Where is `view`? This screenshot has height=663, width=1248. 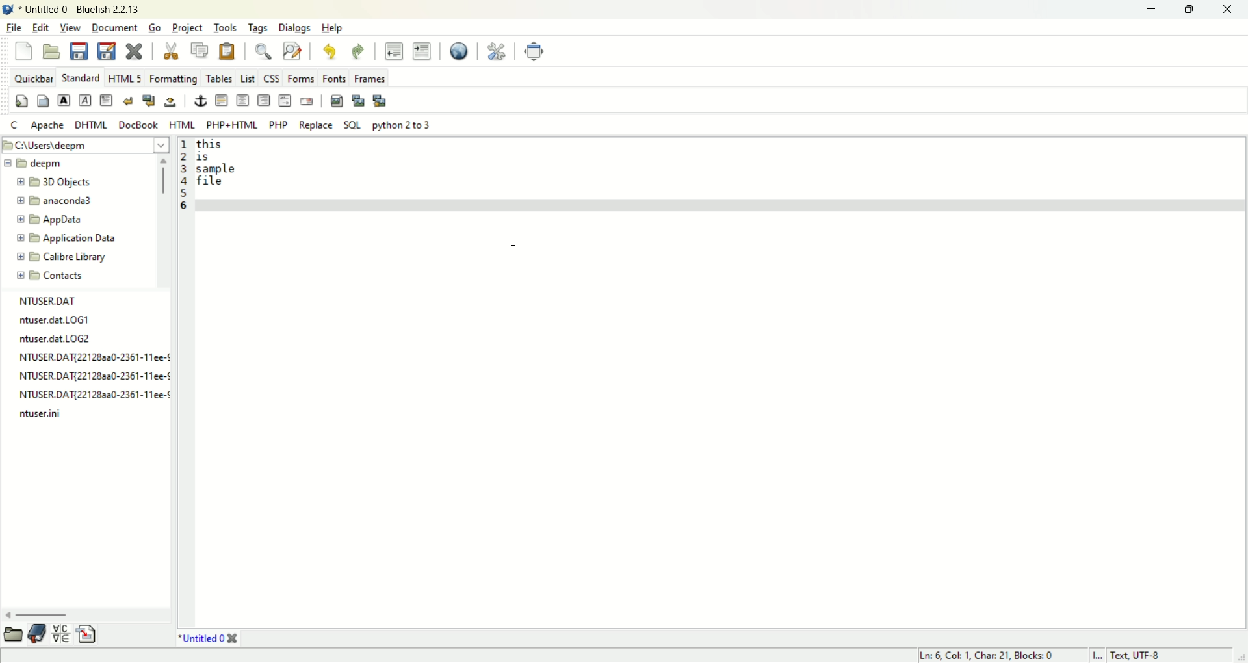
view is located at coordinates (70, 28).